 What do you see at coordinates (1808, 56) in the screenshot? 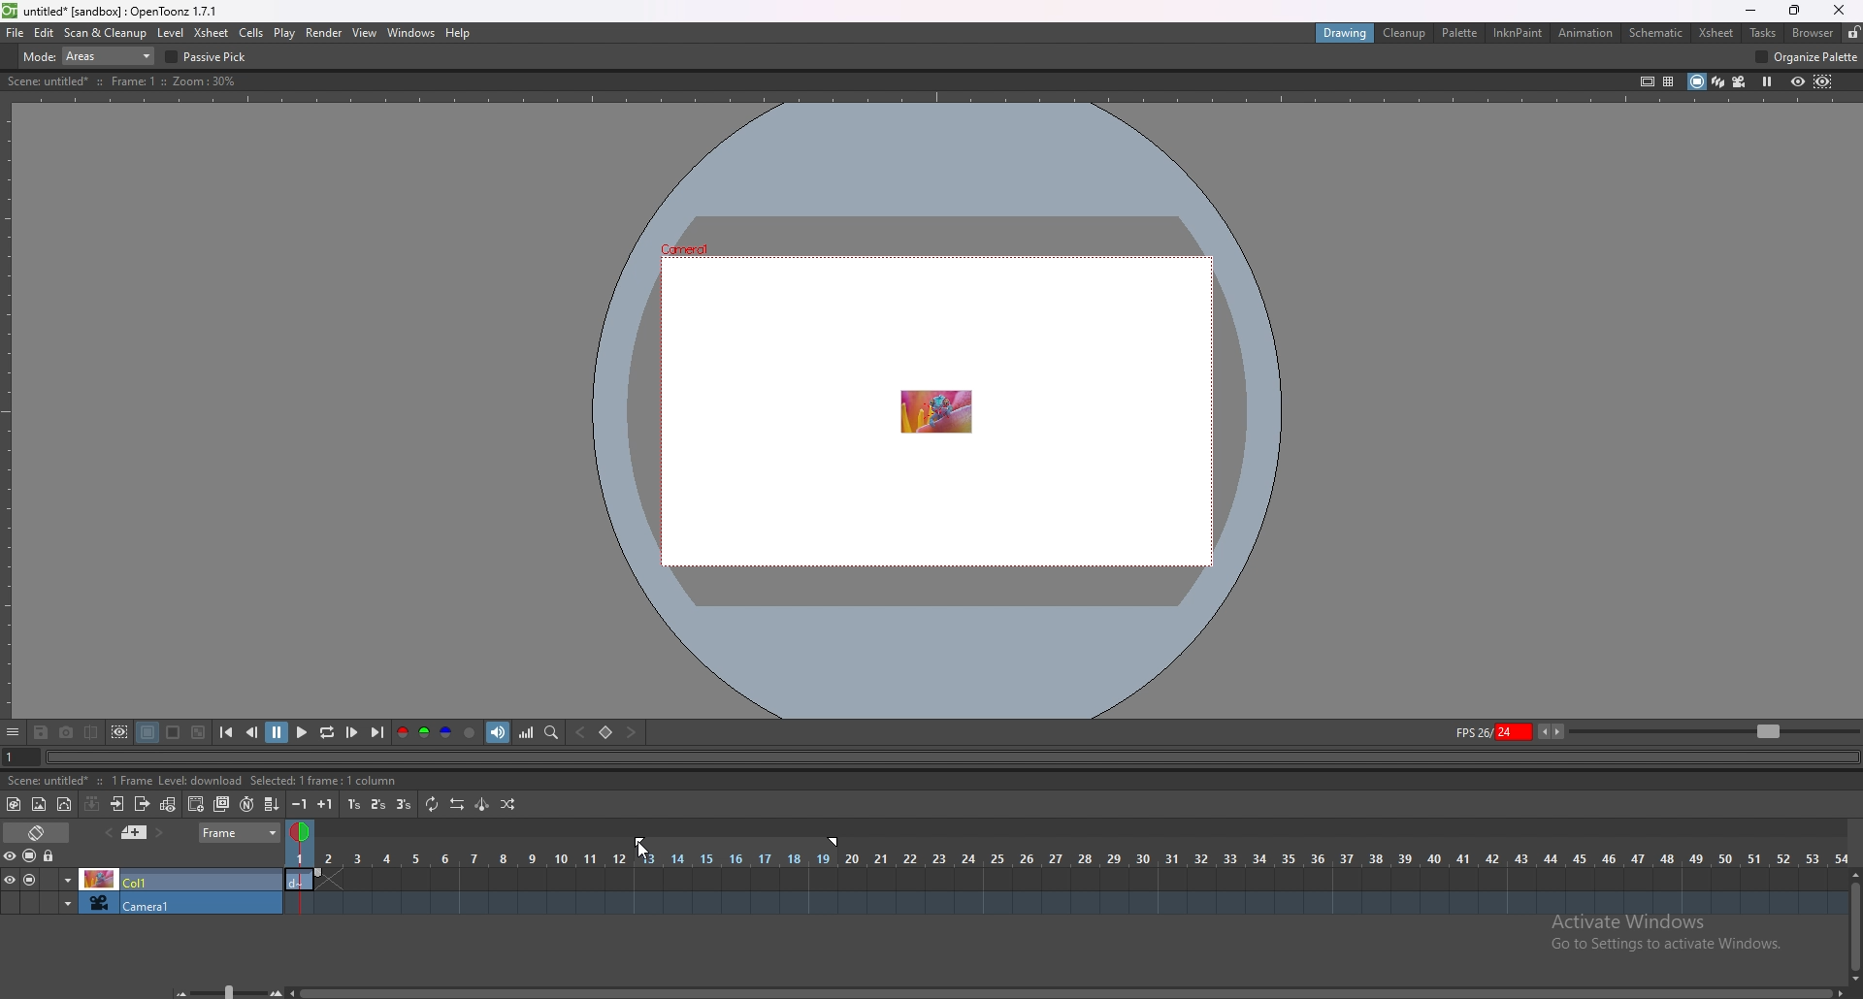
I see `organize palette` at bounding box center [1808, 56].